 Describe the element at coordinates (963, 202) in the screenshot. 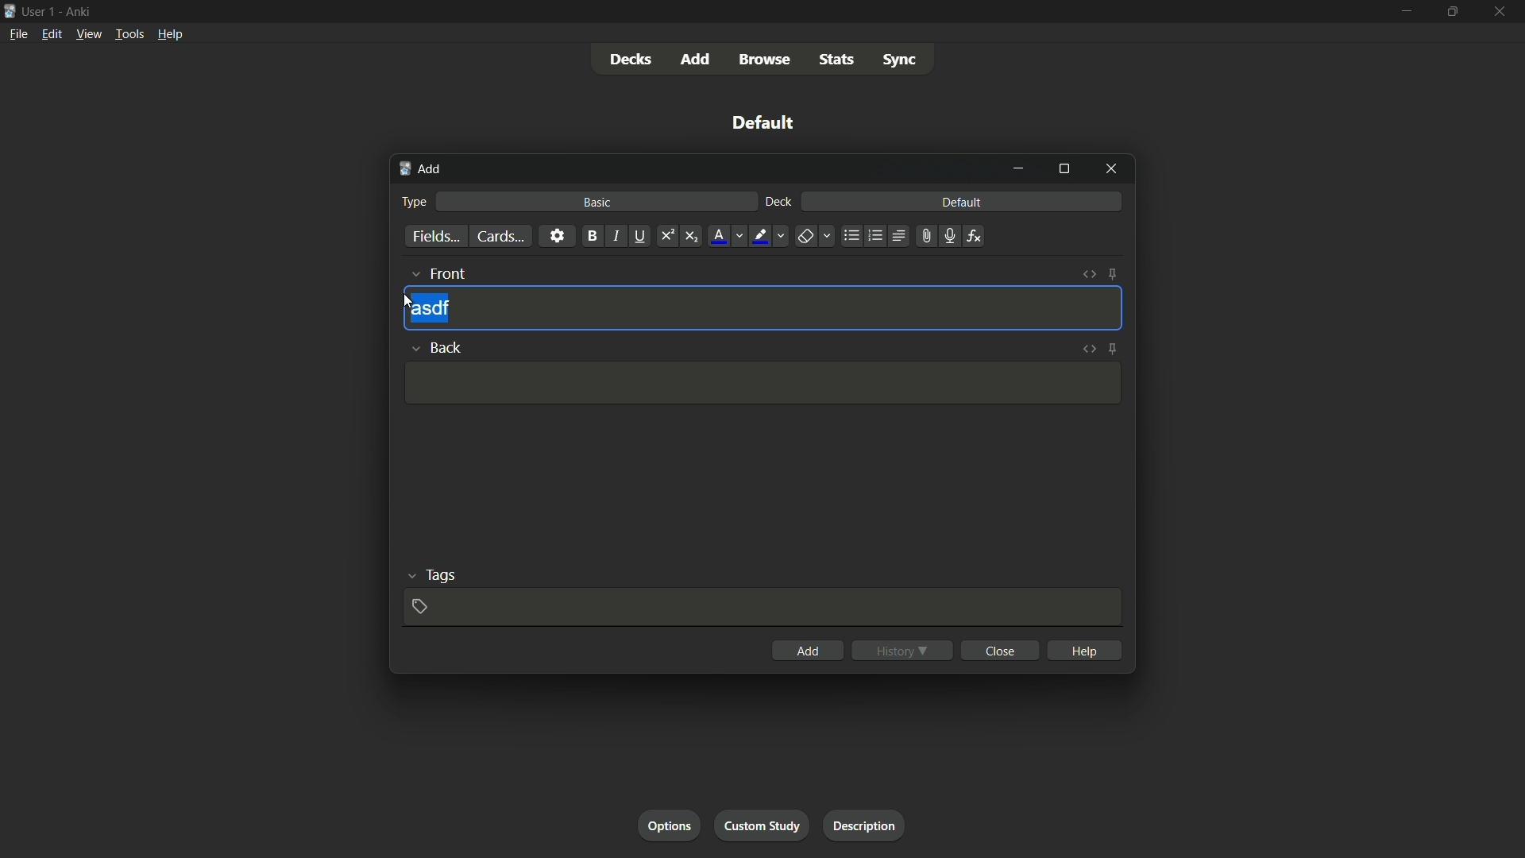

I see `default` at that location.